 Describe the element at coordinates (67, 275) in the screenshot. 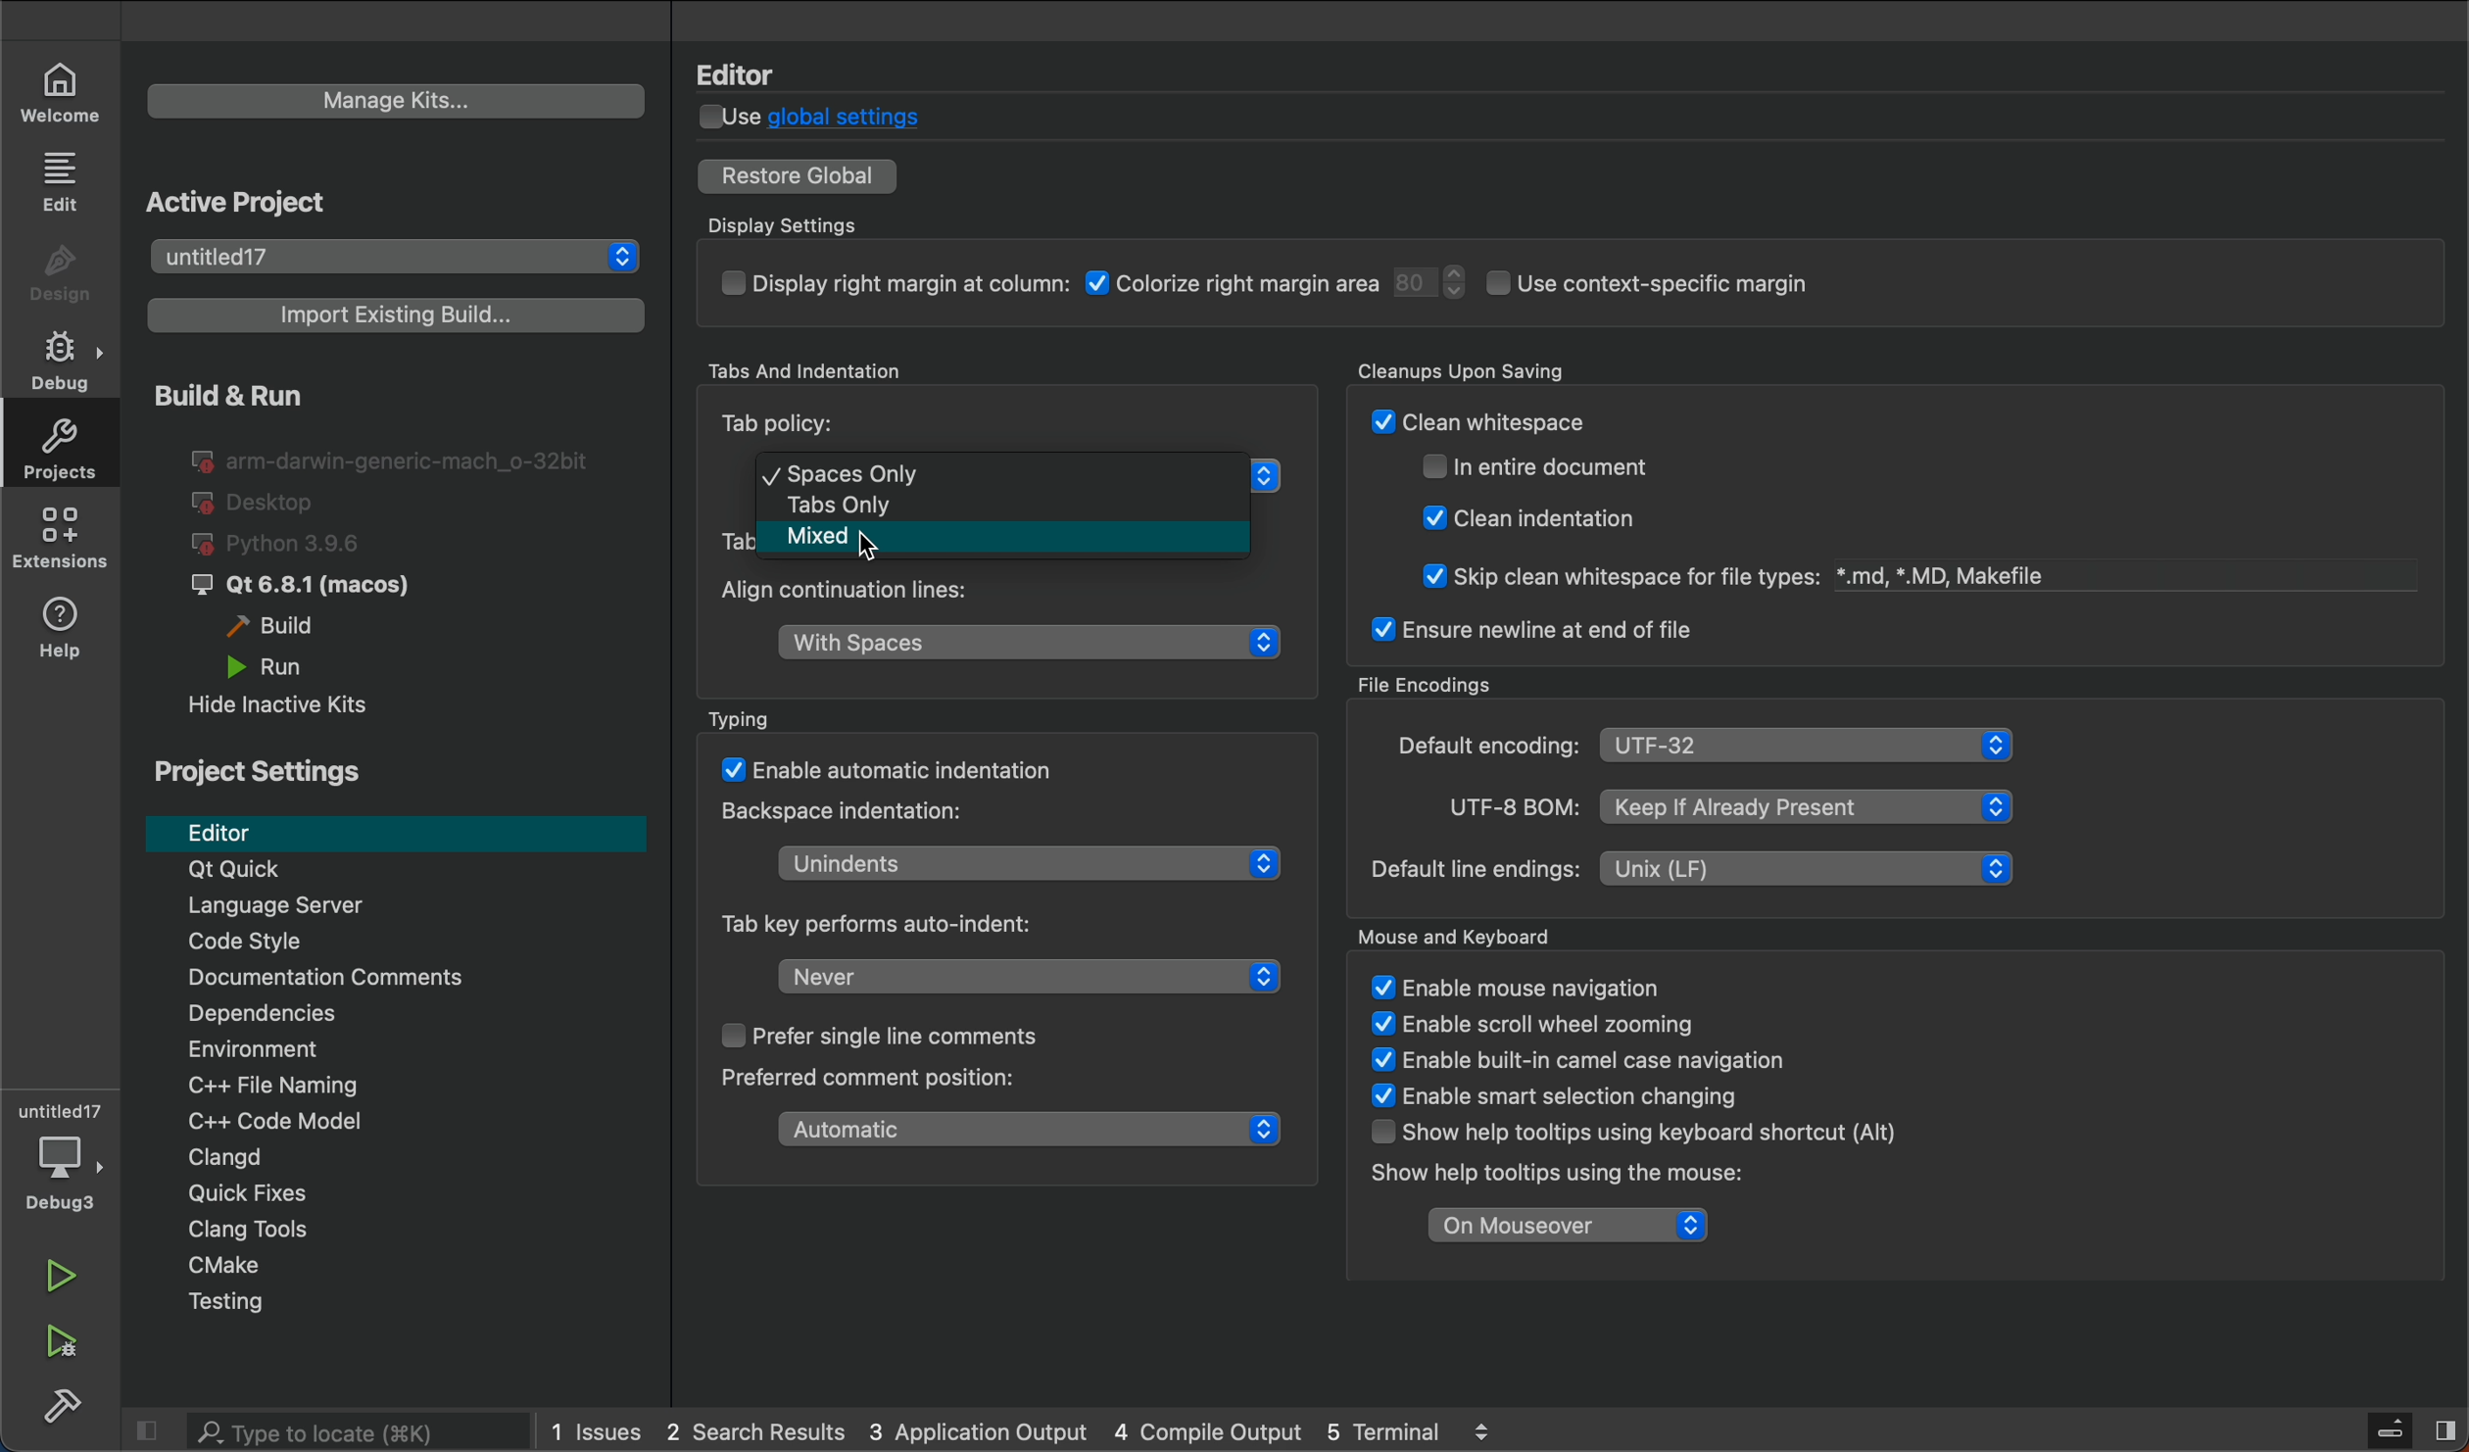

I see `design` at that location.